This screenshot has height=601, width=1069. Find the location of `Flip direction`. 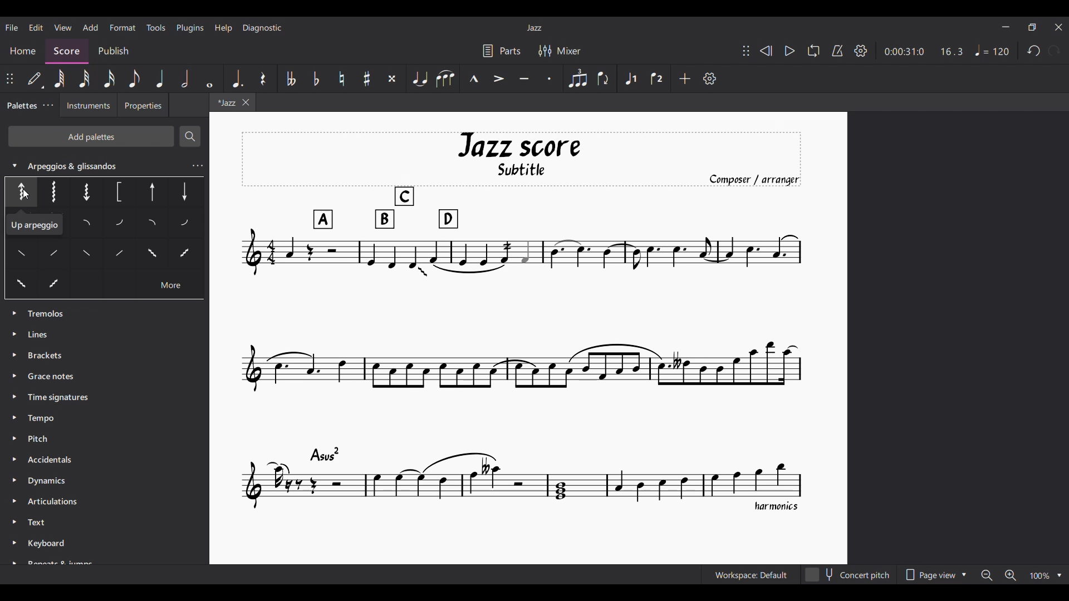

Flip direction is located at coordinates (604, 78).